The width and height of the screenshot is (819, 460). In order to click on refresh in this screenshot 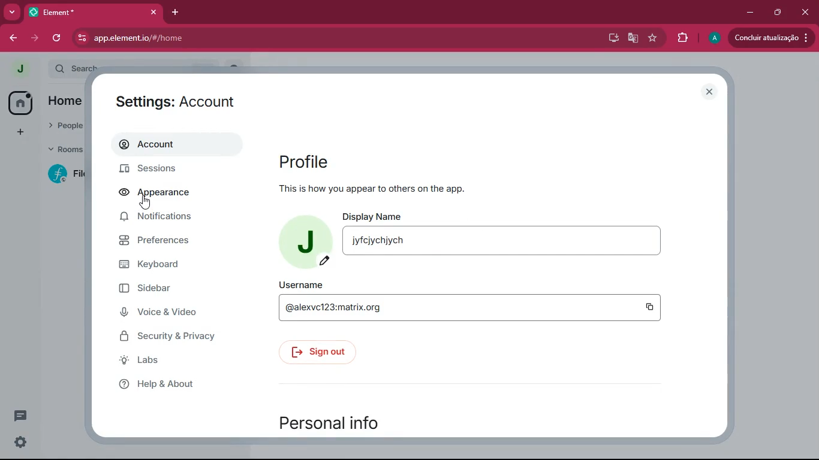, I will do `click(58, 40)`.